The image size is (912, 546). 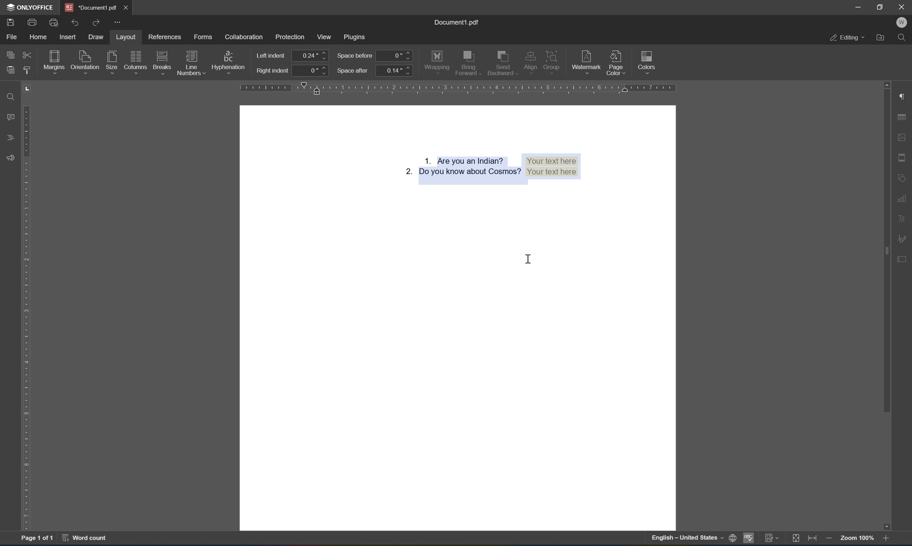 What do you see at coordinates (904, 258) in the screenshot?
I see `form settings` at bounding box center [904, 258].